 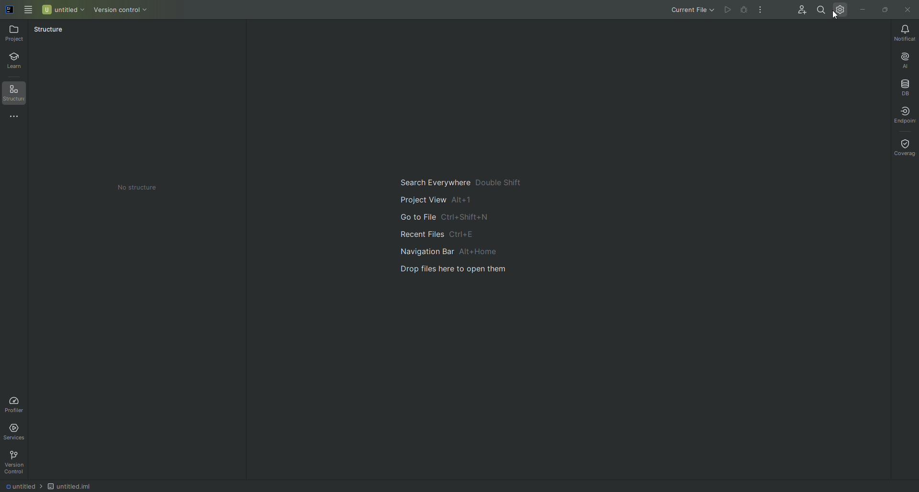 What do you see at coordinates (17, 58) in the screenshot?
I see `Learn` at bounding box center [17, 58].